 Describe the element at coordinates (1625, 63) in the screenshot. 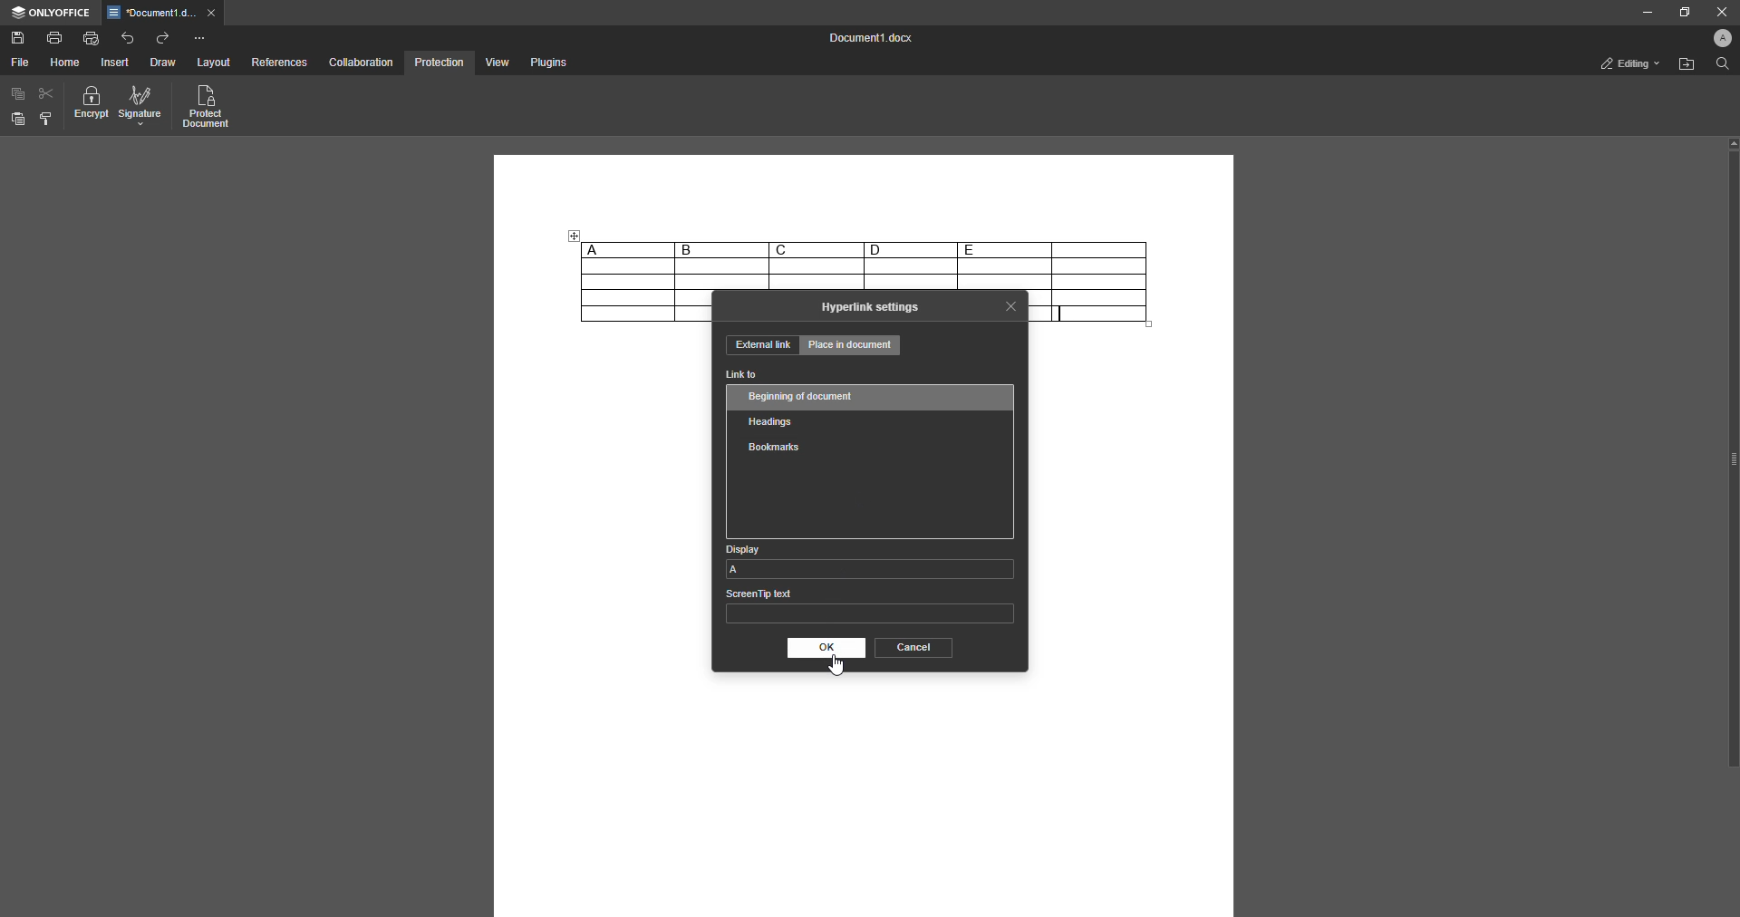

I see `Editing` at that location.